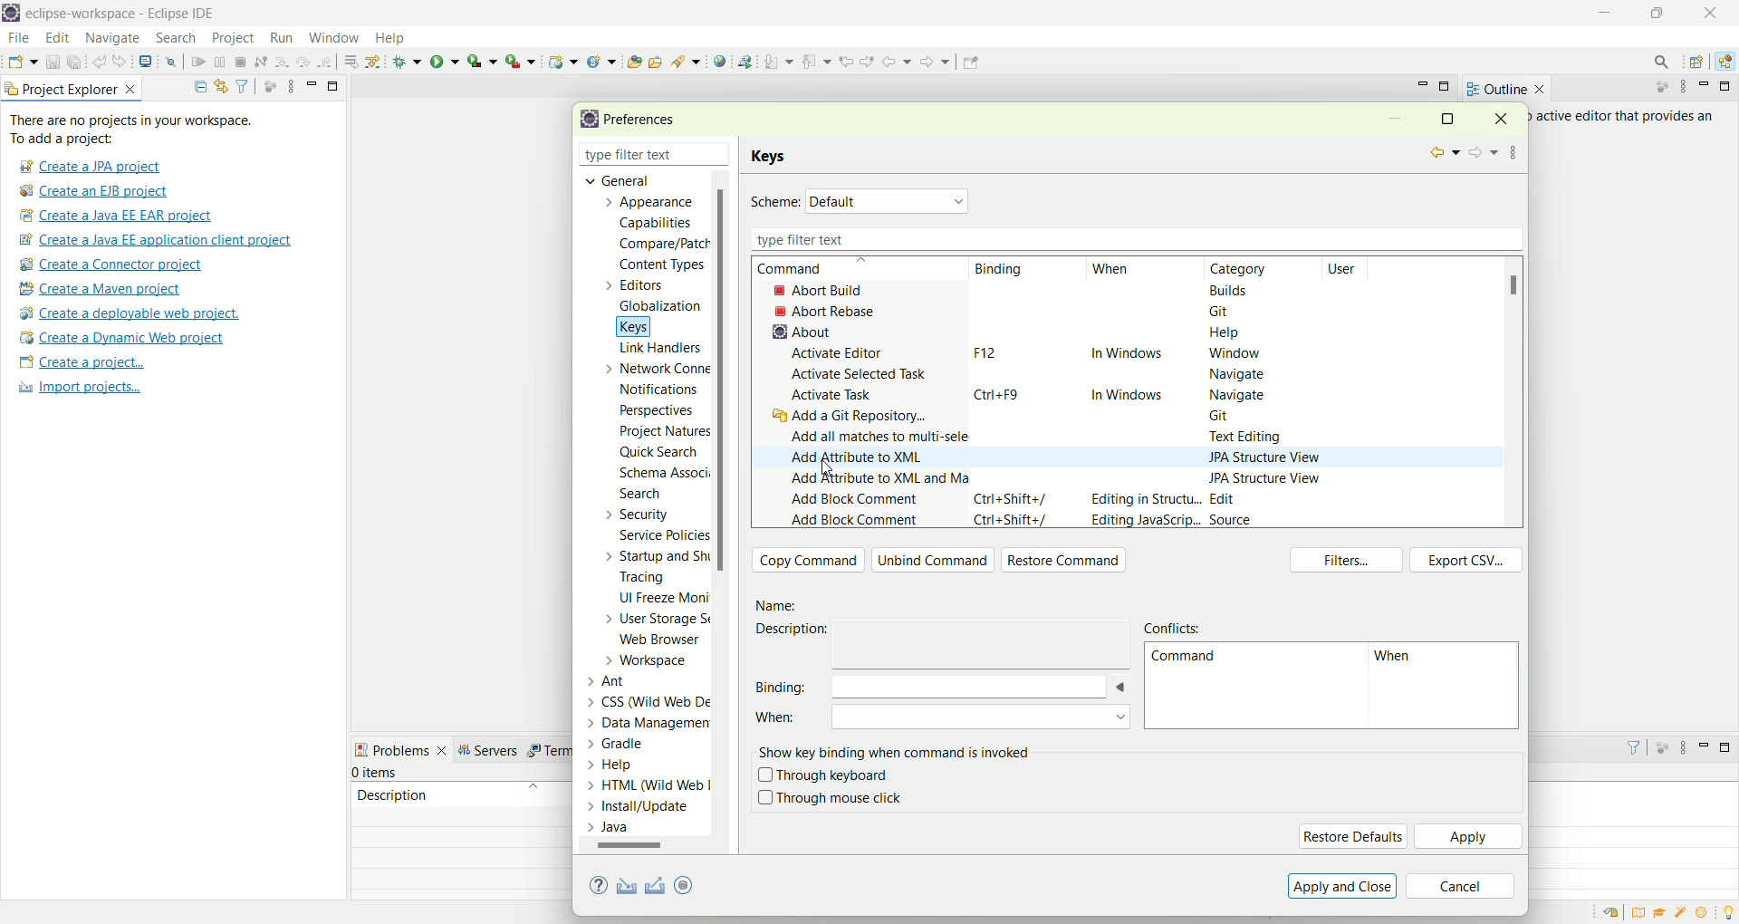 The width and height of the screenshot is (1739, 924). Describe the element at coordinates (830, 798) in the screenshot. I see `through mouse click` at that location.